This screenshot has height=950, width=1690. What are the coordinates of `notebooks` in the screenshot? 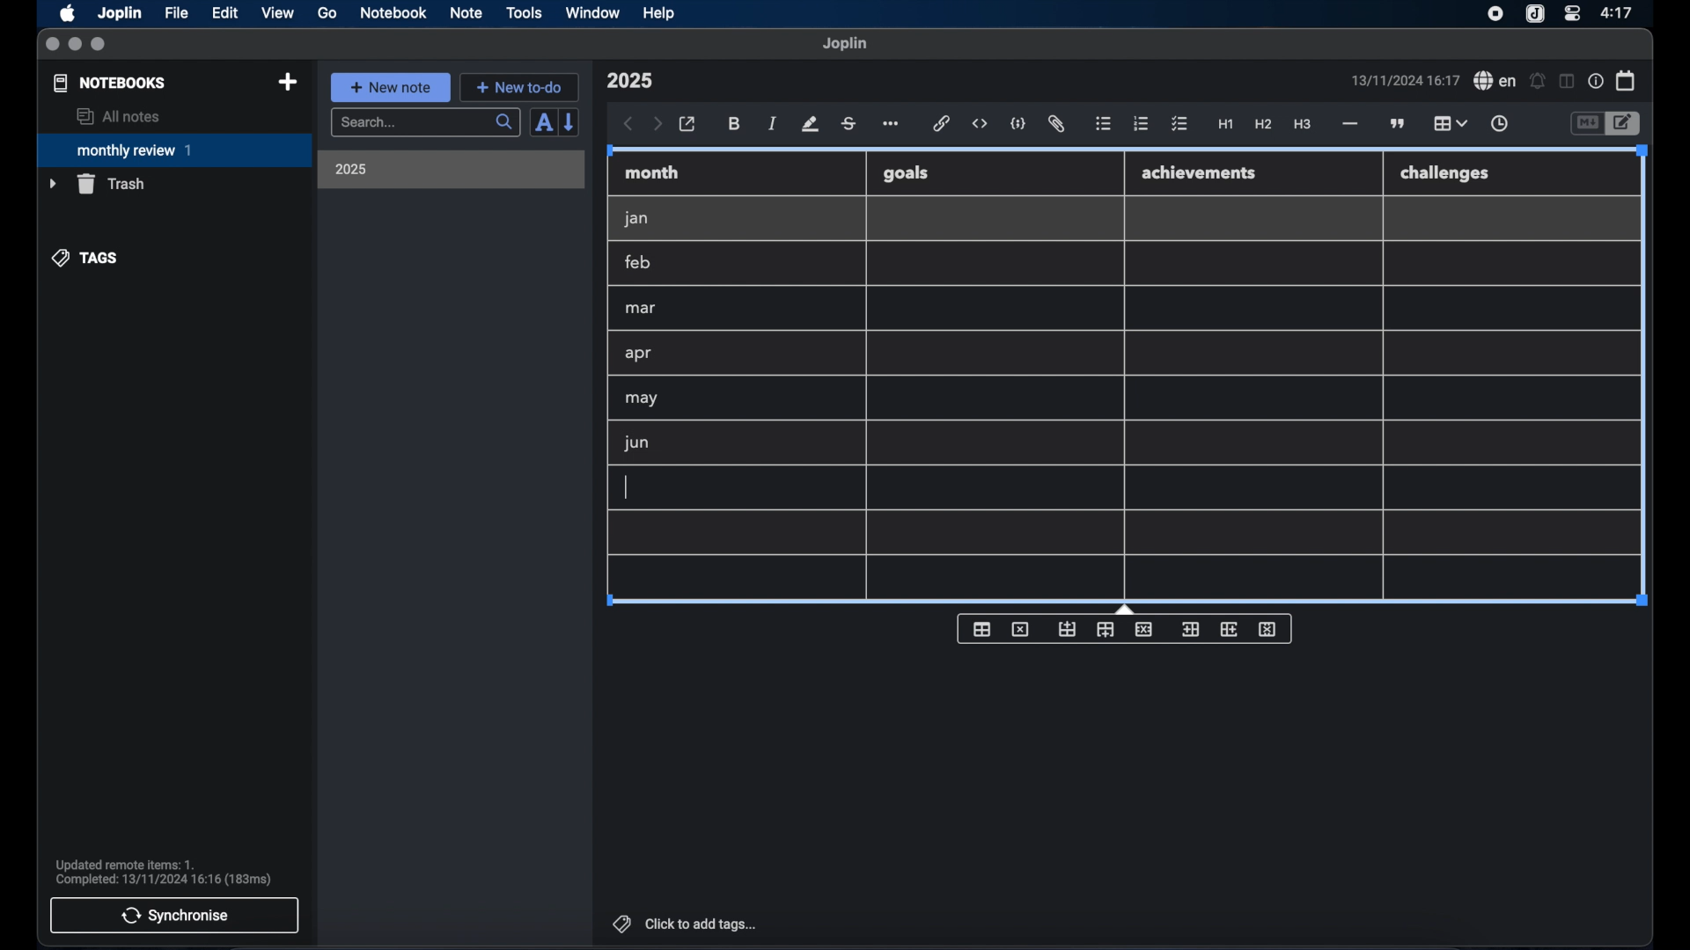 It's located at (110, 83).